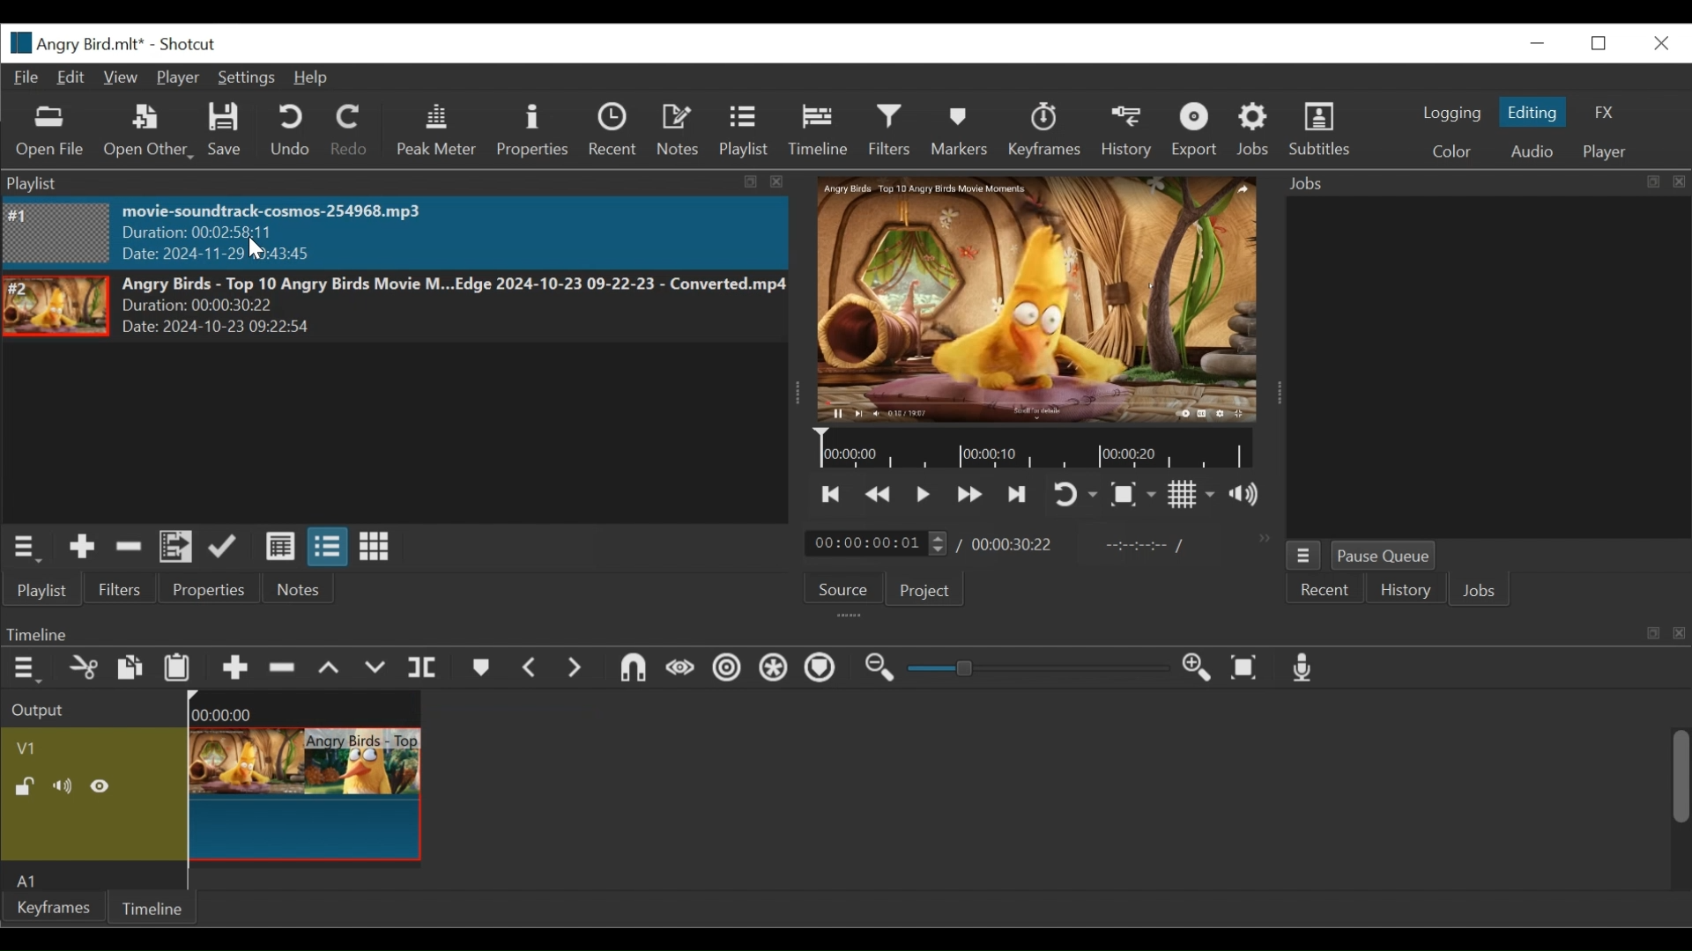 The height and width of the screenshot is (951, 1692). What do you see at coordinates (90, 748) in the screenshot?
I see `Video` at bounding box center [90, 748].